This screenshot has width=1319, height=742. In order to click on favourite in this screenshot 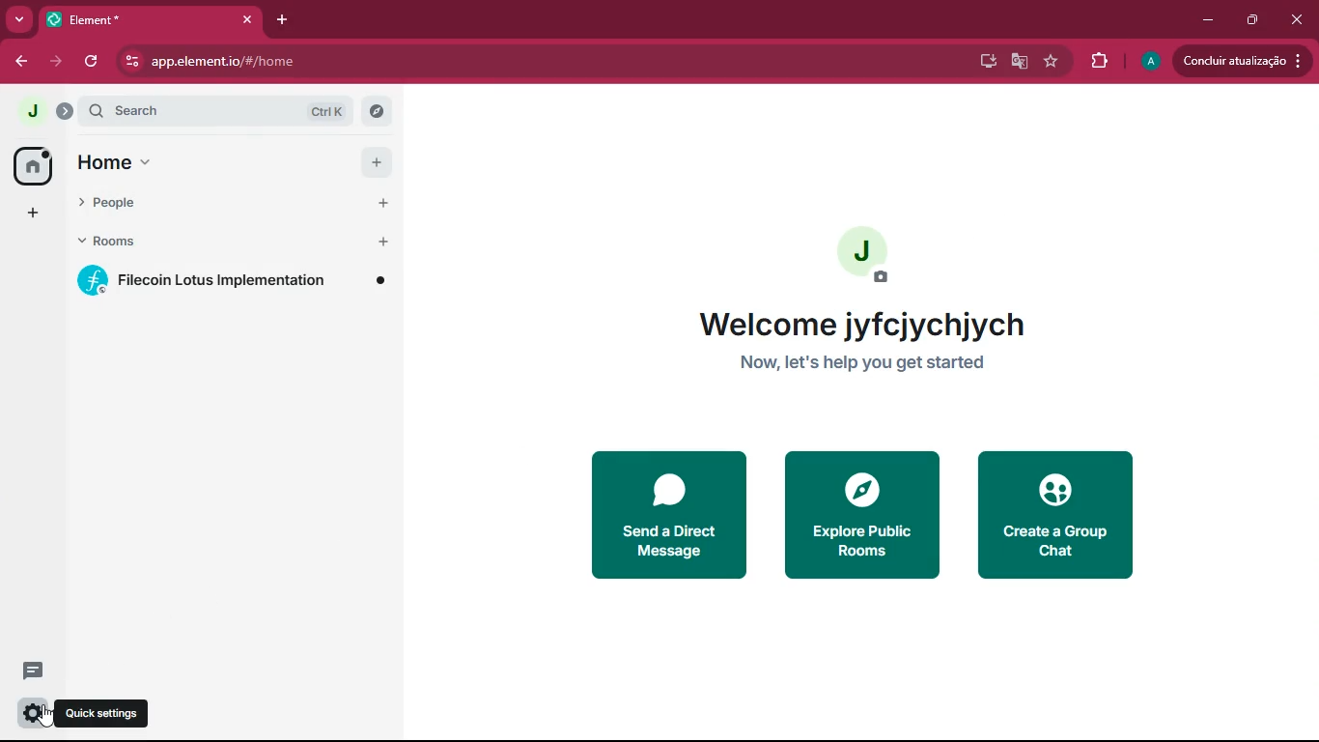, I will do `click(1052, 62)`.